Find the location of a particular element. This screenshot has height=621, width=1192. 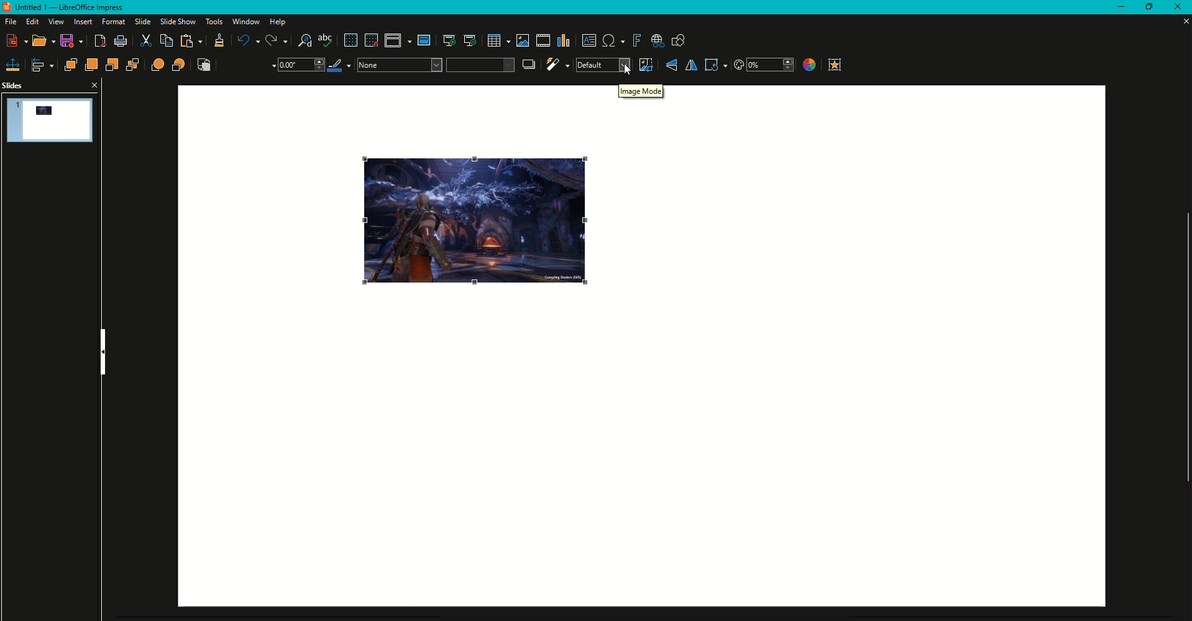

Edit is located at coordinates (31, 22).